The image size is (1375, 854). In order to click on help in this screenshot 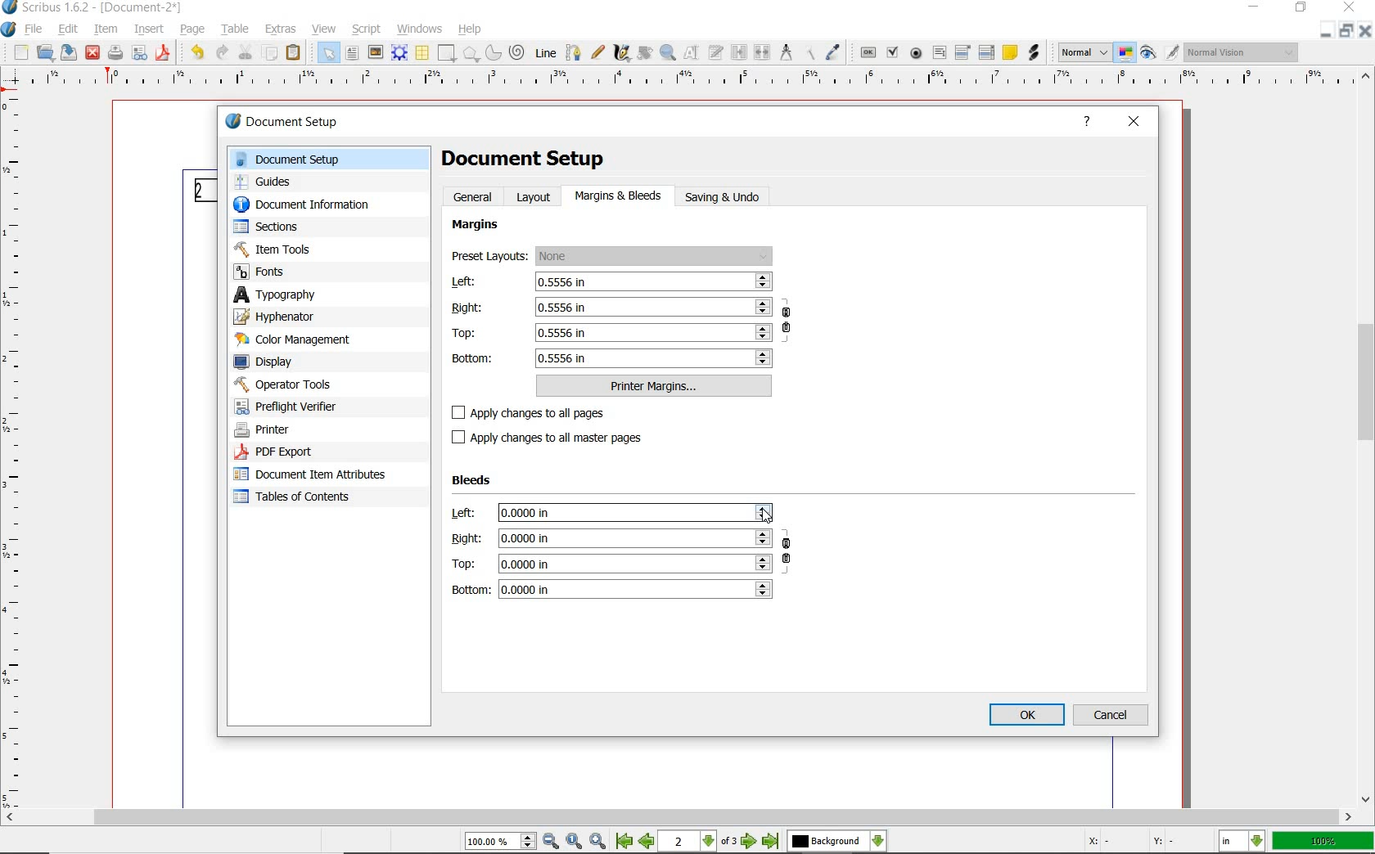, I will do `click(1091, 122)`.